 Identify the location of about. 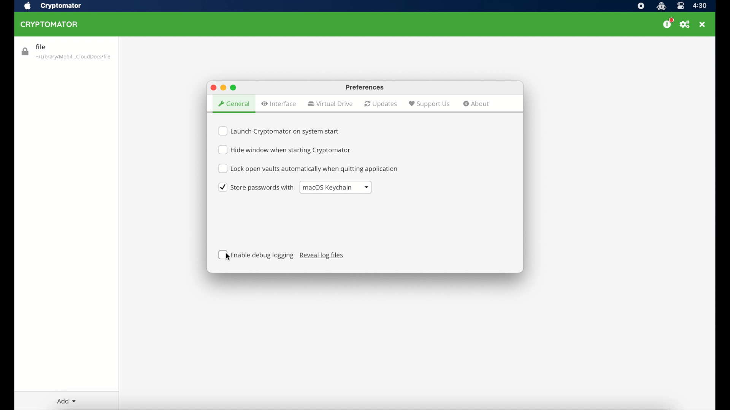
(477, 104).